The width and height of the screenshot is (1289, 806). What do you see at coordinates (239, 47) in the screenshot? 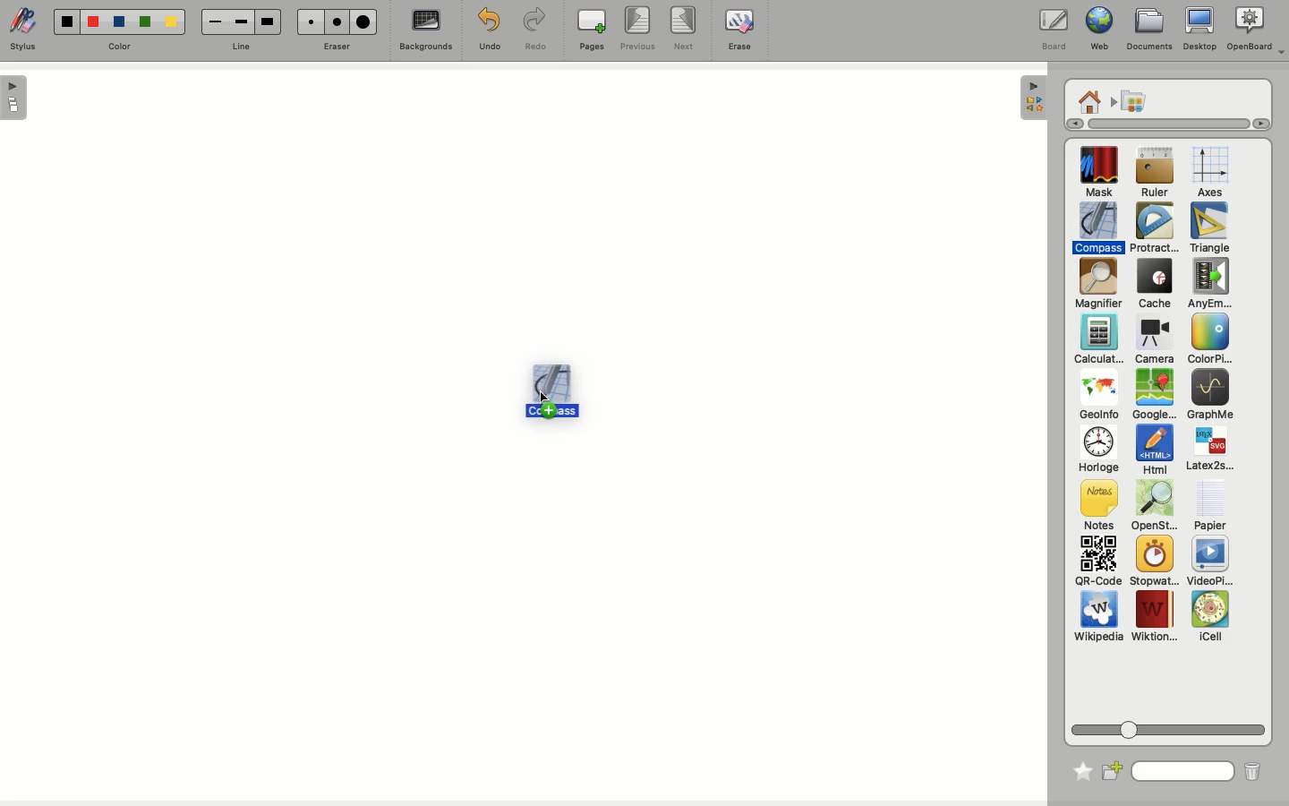
I see `line` at bounding box center [239, 47].